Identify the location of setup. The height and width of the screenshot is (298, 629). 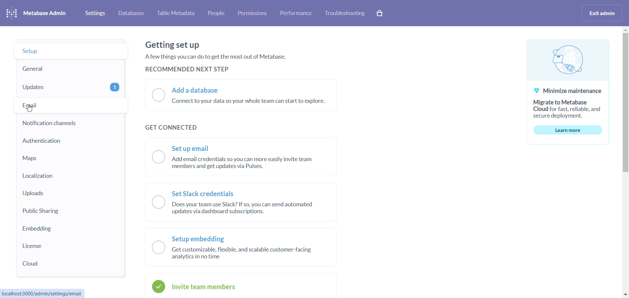
(65, 51).